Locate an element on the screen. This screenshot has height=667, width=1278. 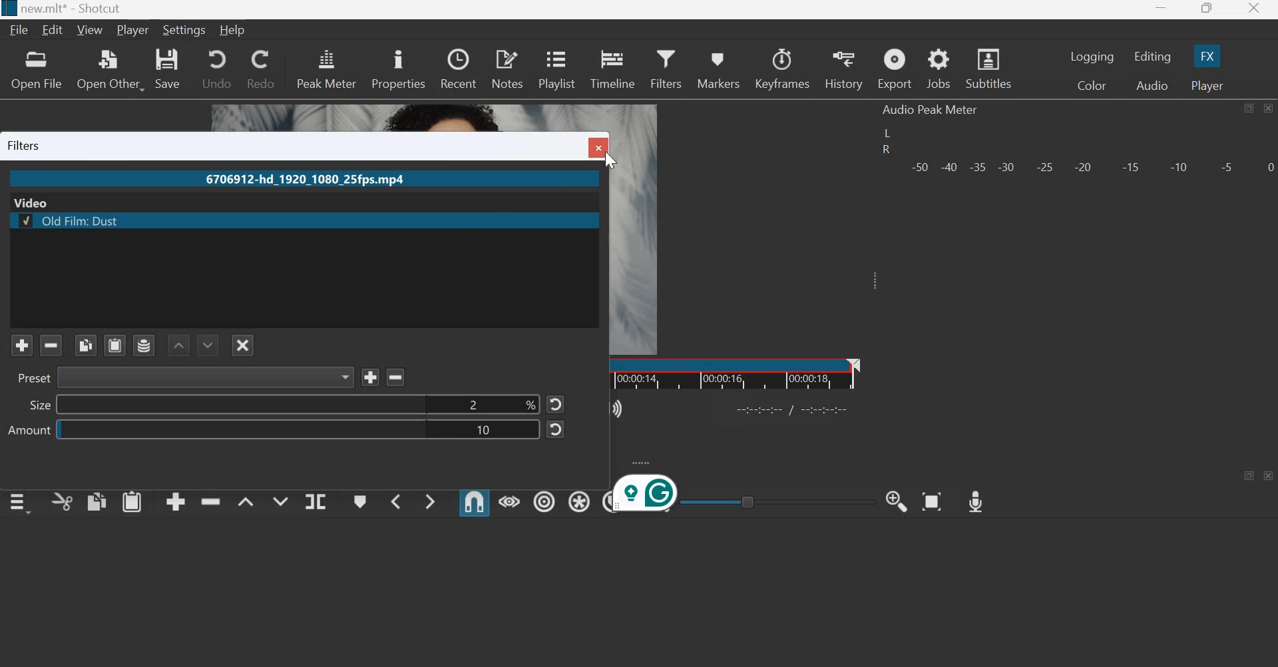
timeline is located at coordinates (614, 67).